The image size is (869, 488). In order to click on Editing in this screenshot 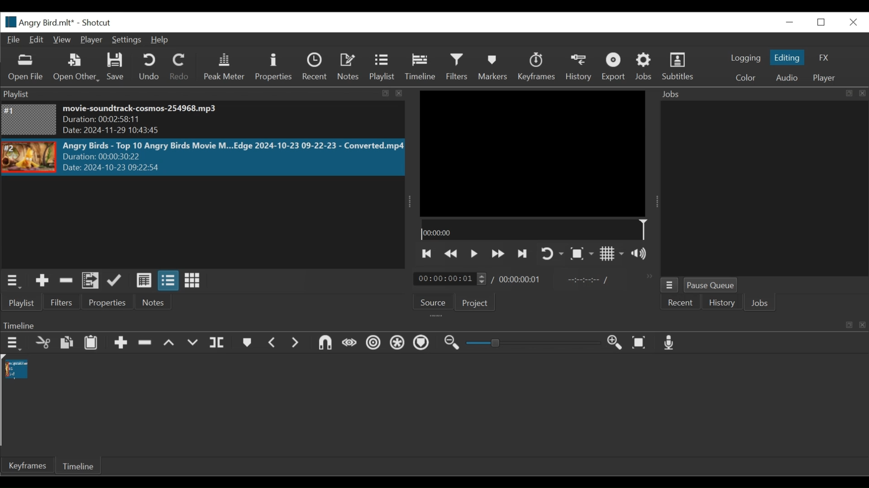, I will do `click(787, 58)`.